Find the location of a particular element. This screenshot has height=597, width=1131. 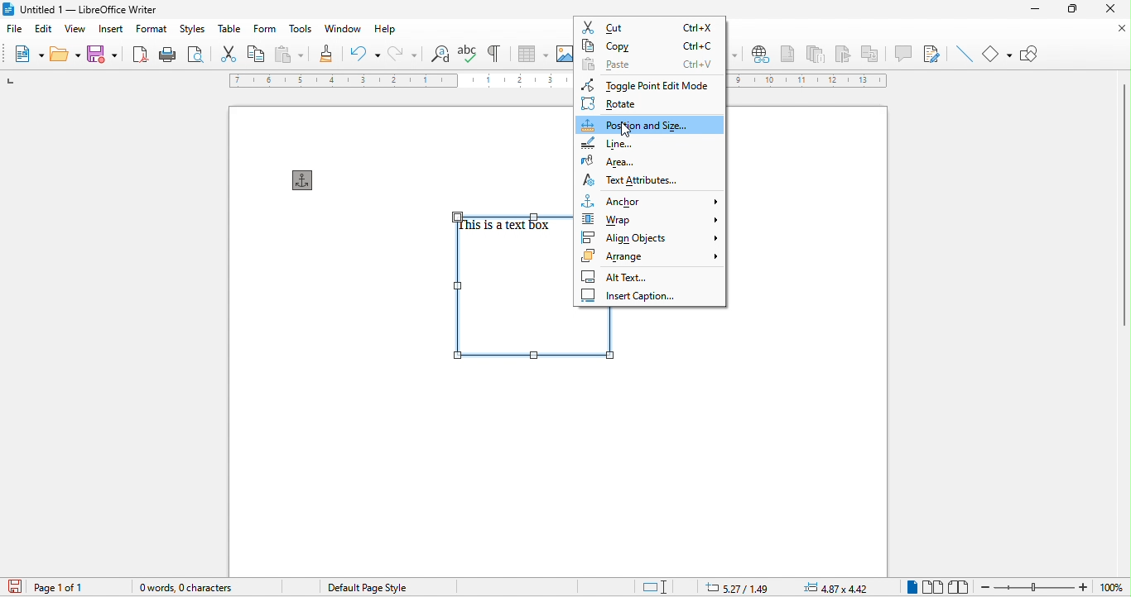

copy is located at coordinates (651, 26).